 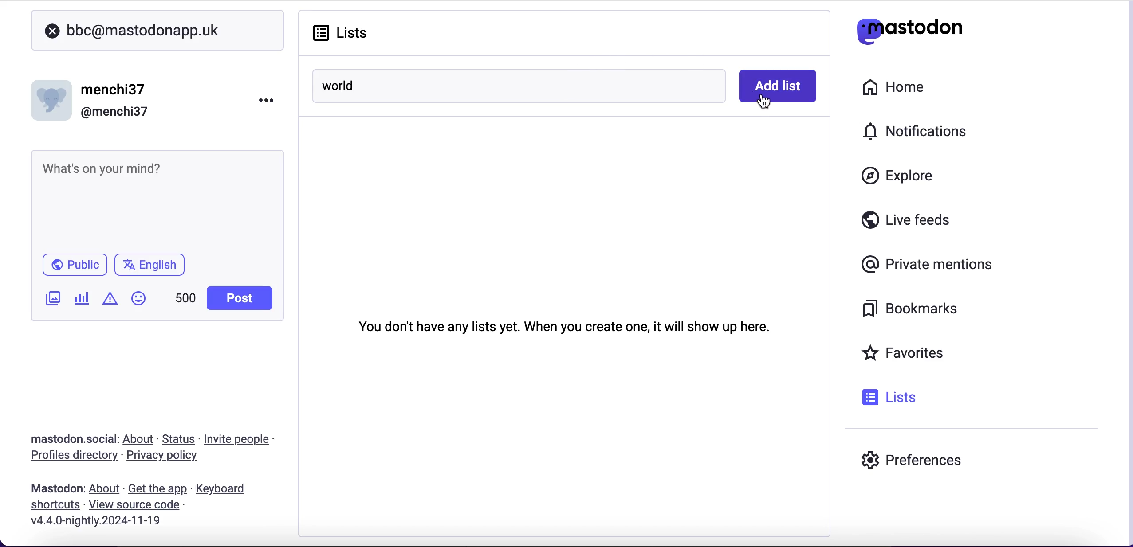 I want to click on view source code, so click(x=138, y=505).